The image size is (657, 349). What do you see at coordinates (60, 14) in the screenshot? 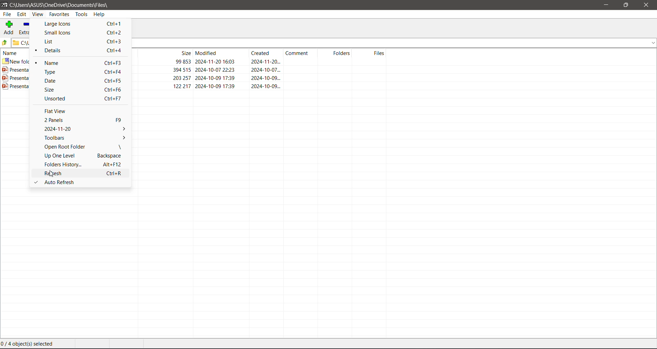
I see `Favorites` at bounding box center [60, 14].